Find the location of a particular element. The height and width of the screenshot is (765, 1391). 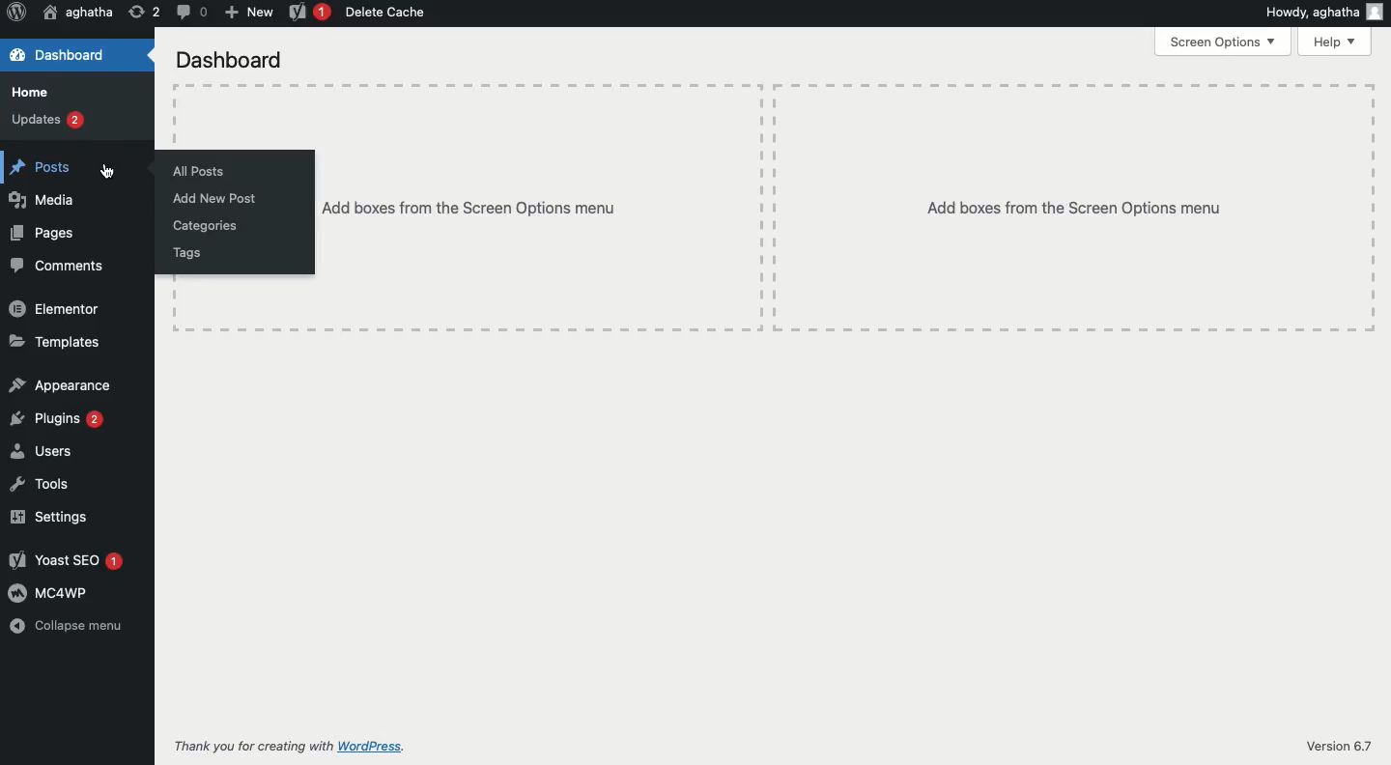

Help is located at coordinates (1336, 41).